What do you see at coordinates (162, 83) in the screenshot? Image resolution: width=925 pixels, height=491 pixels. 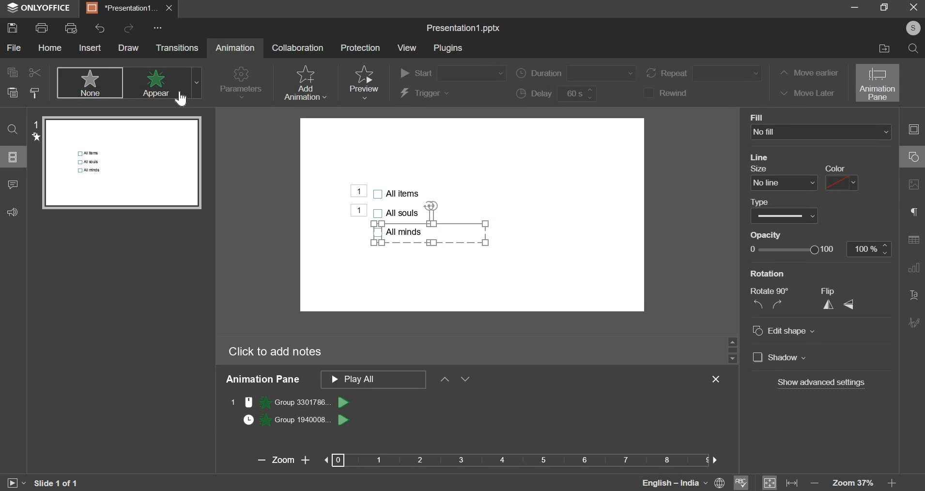 I see `appear` at bounding box center [162, 83].